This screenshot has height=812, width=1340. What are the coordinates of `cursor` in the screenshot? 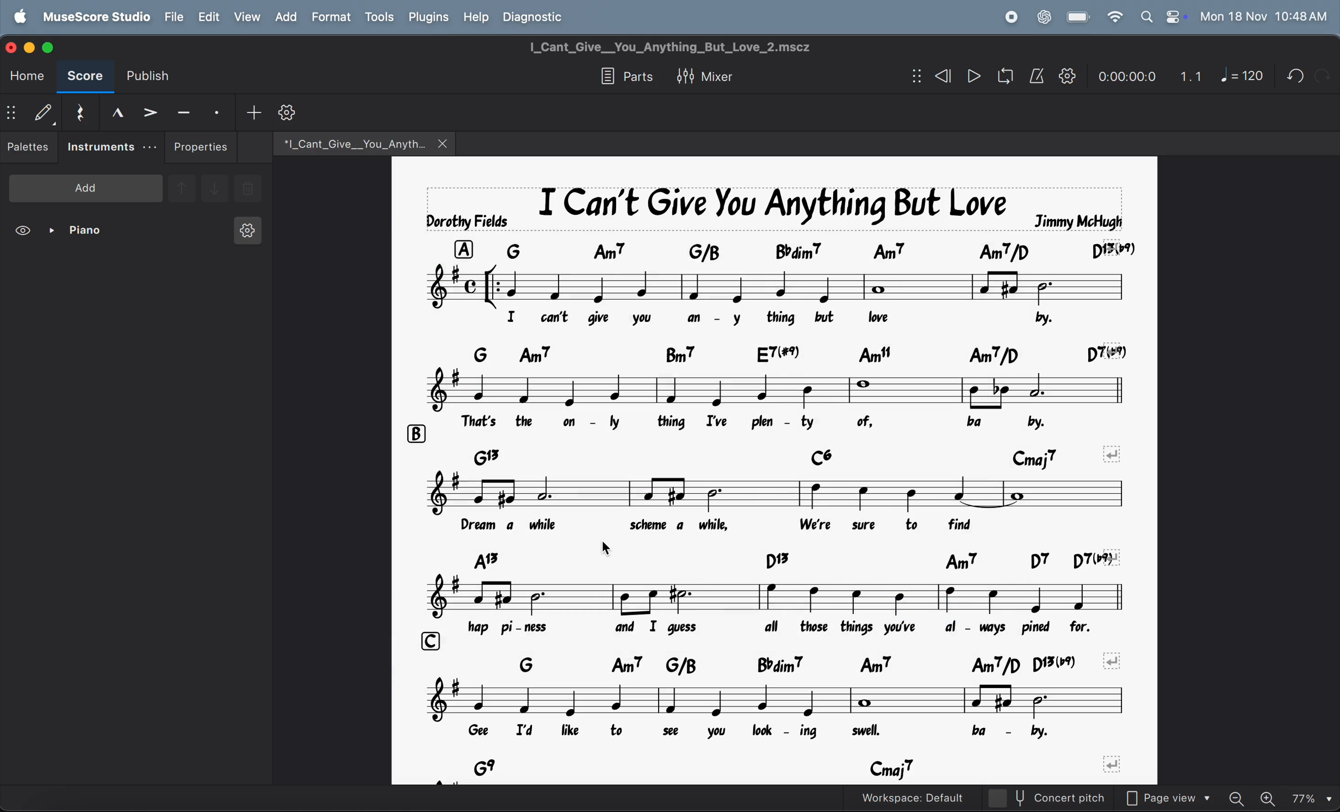 It's located at (603, 549).